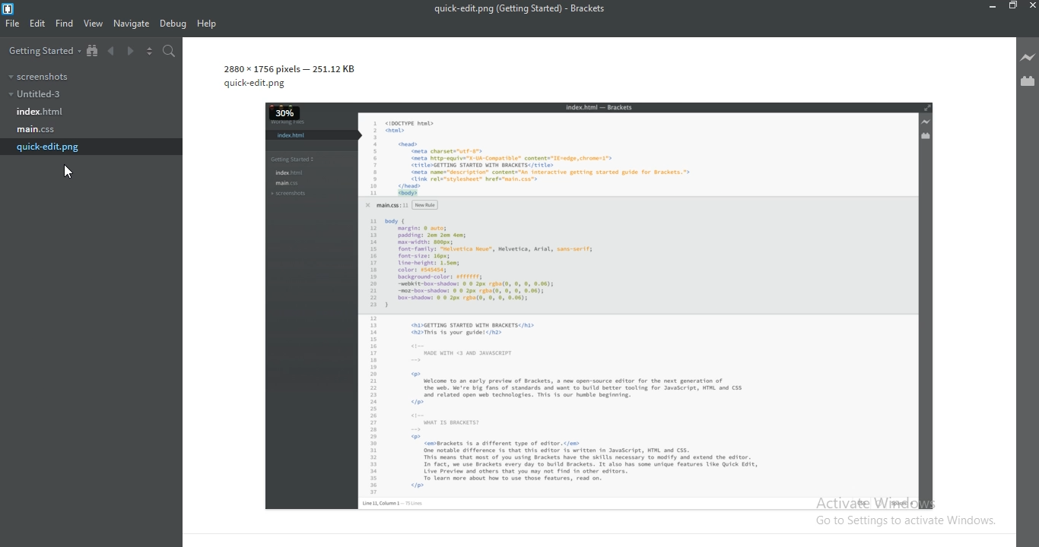 The height and width of the screenshot is (547, 1039). I want to click on show in file tree, so click(93, 51).